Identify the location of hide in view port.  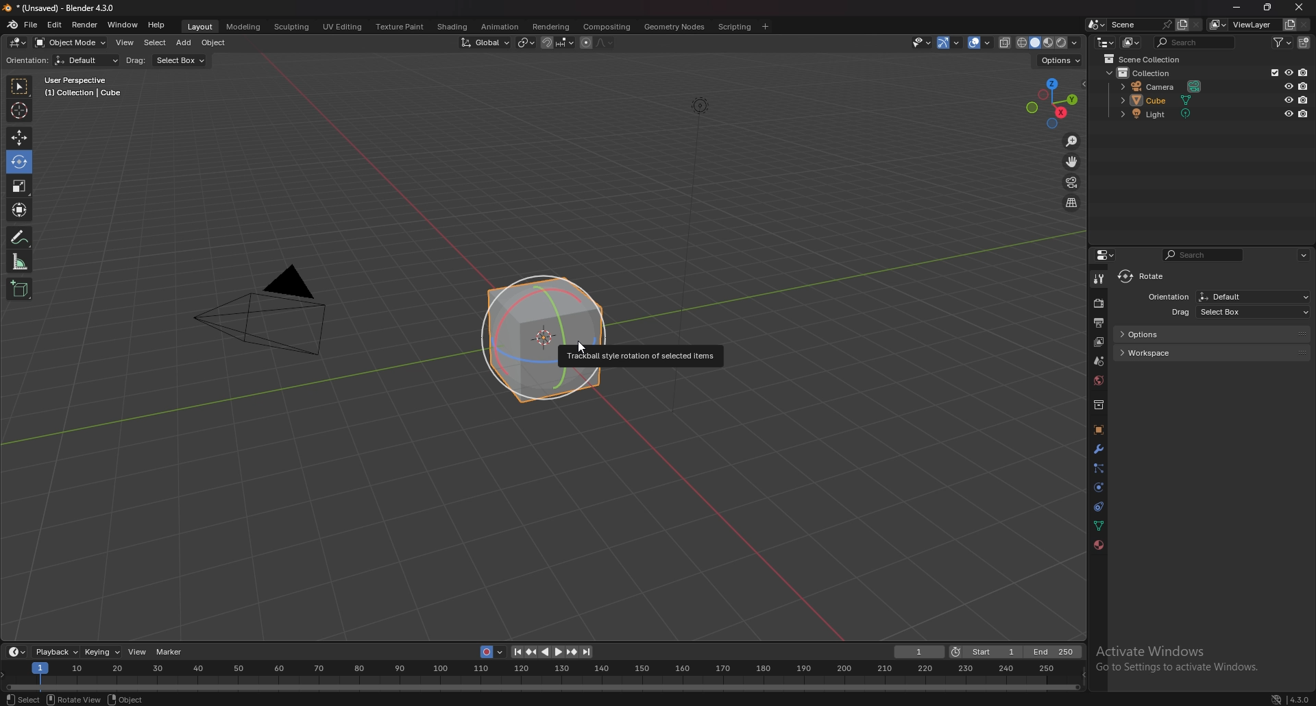
(1289, 72).